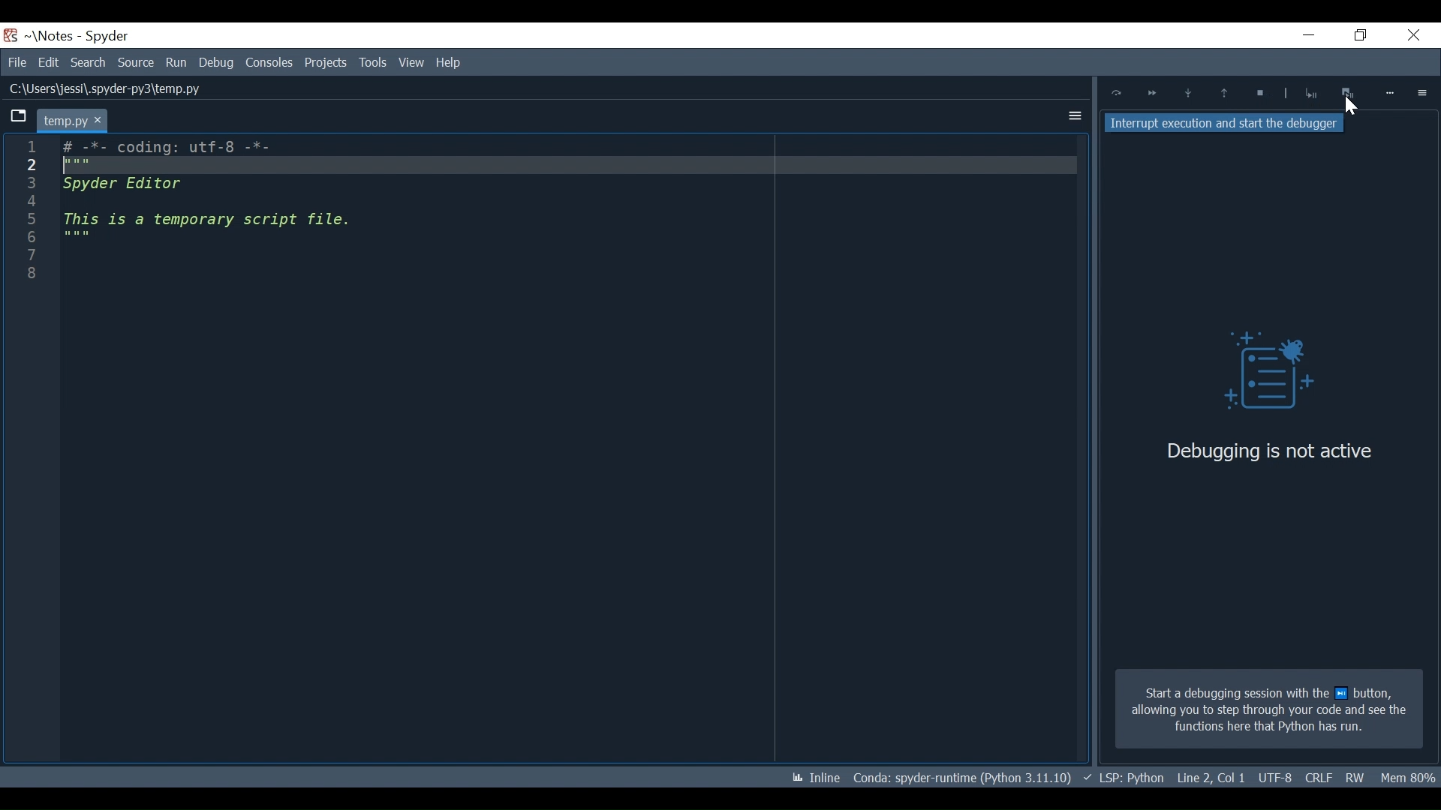 The image size is (1441, 810). I want to click on Spyder Desktop Icon, so click(11, 35).